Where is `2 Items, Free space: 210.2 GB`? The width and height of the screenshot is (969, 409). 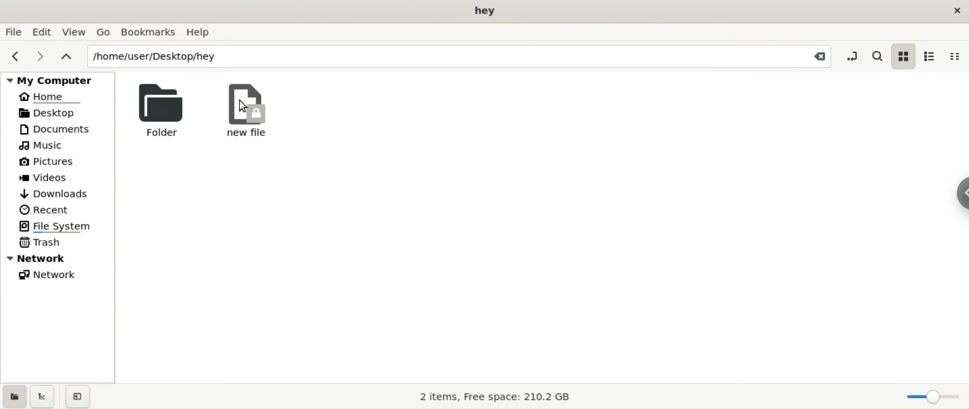
2 Items, Free space: 210.2 GB is located at coordinates (496, 397).